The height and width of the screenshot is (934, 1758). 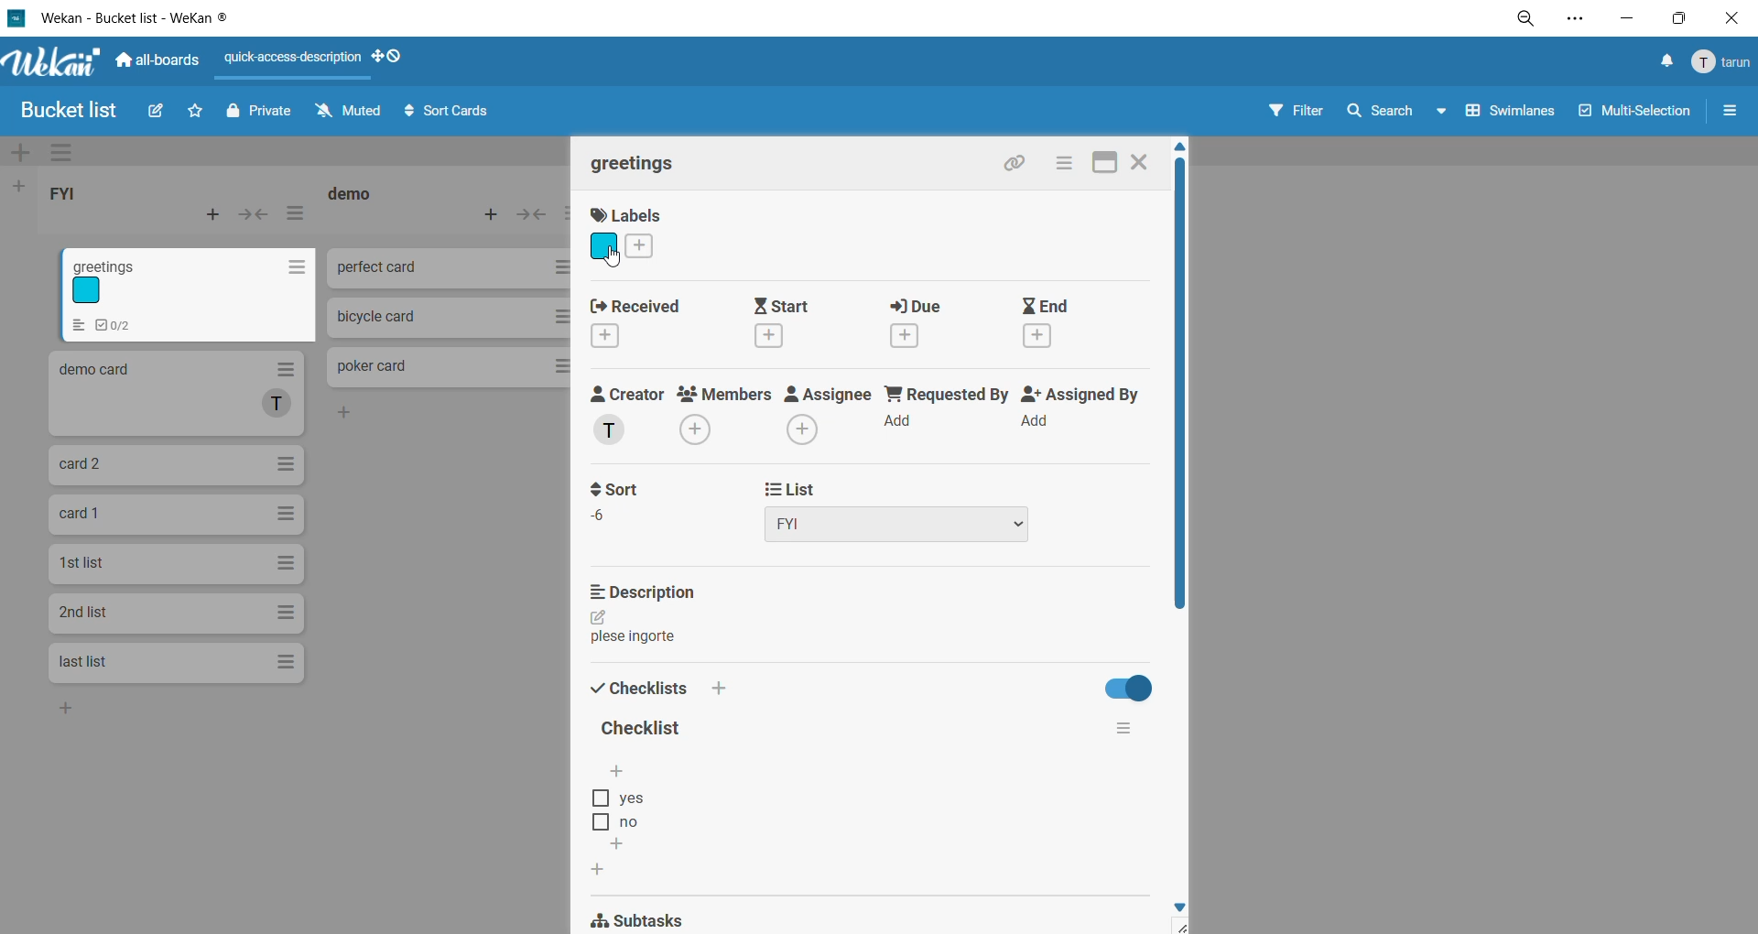 What do you see at coordinates (629, 417) in the screenshot?
I see `creator` at bounding box center [629, 417].